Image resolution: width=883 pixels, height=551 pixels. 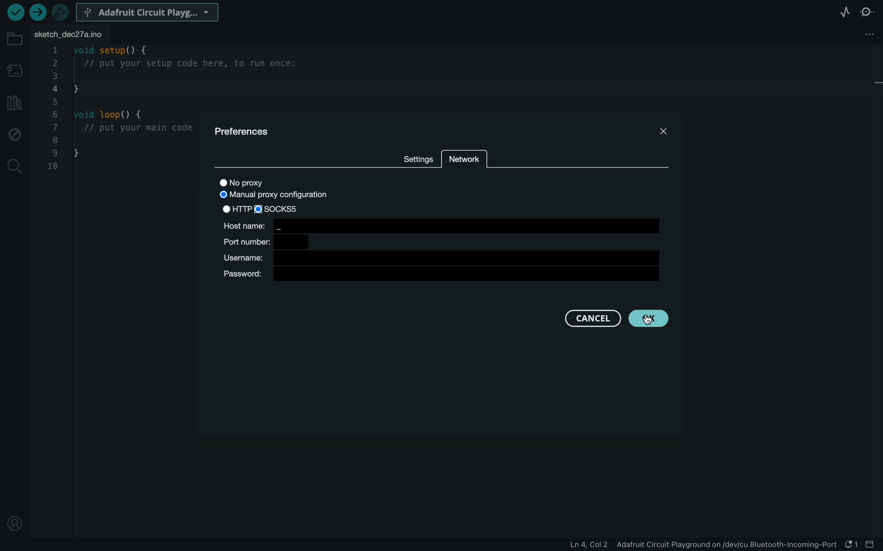 I want to click on HTTP, so click(x=236, y=209).